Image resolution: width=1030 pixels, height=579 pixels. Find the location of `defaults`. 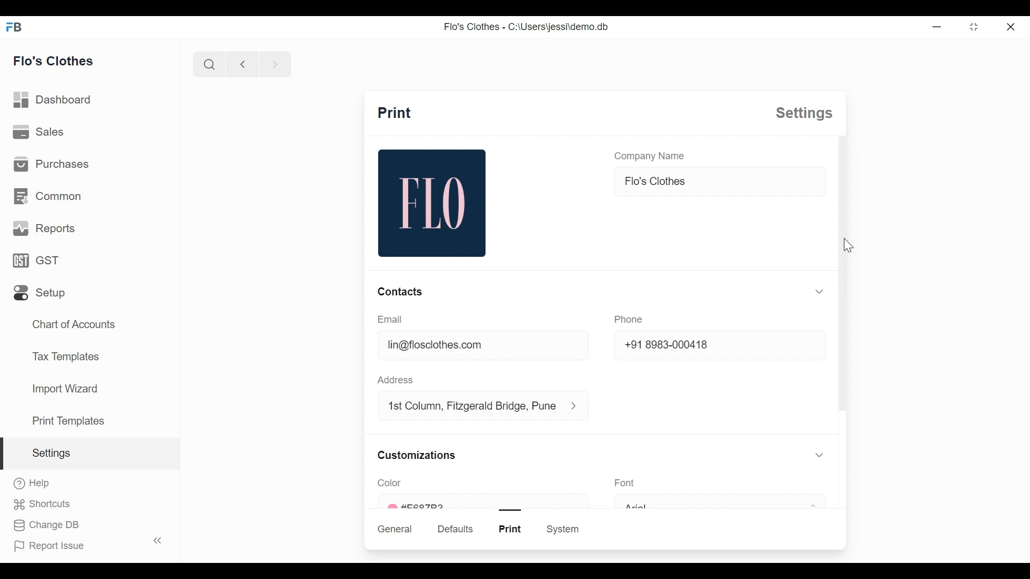

defaults is located at coordinates (457, 529).